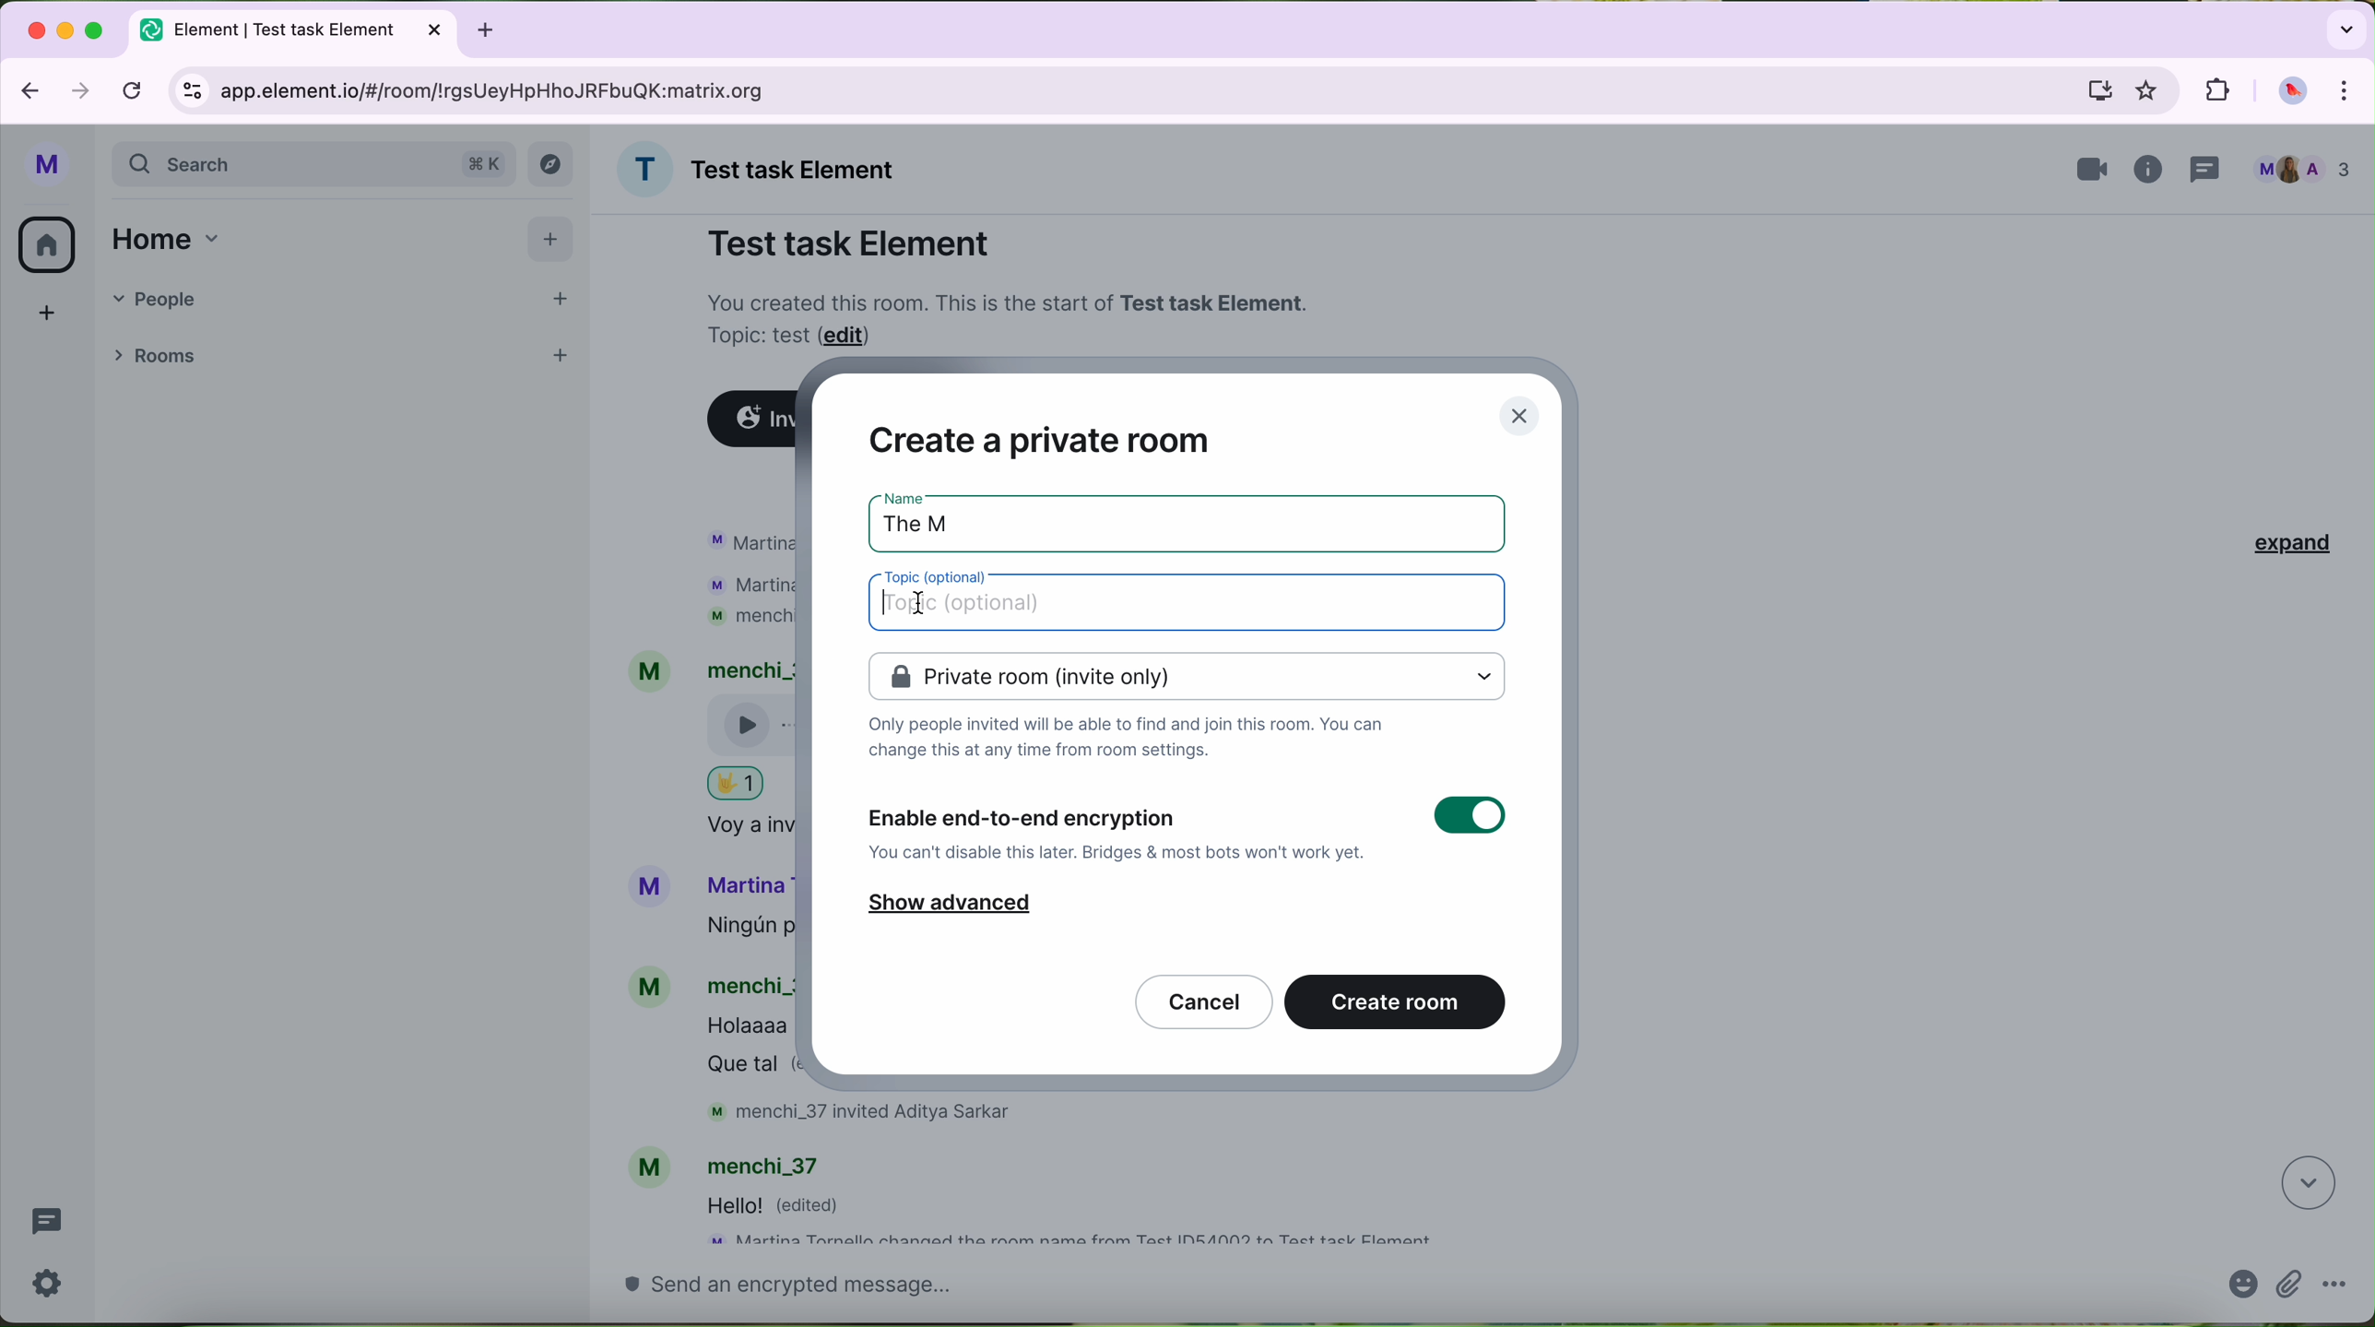  Describe the element at coordinates (2152, 171) in the screenshot. I see `information` at that location.